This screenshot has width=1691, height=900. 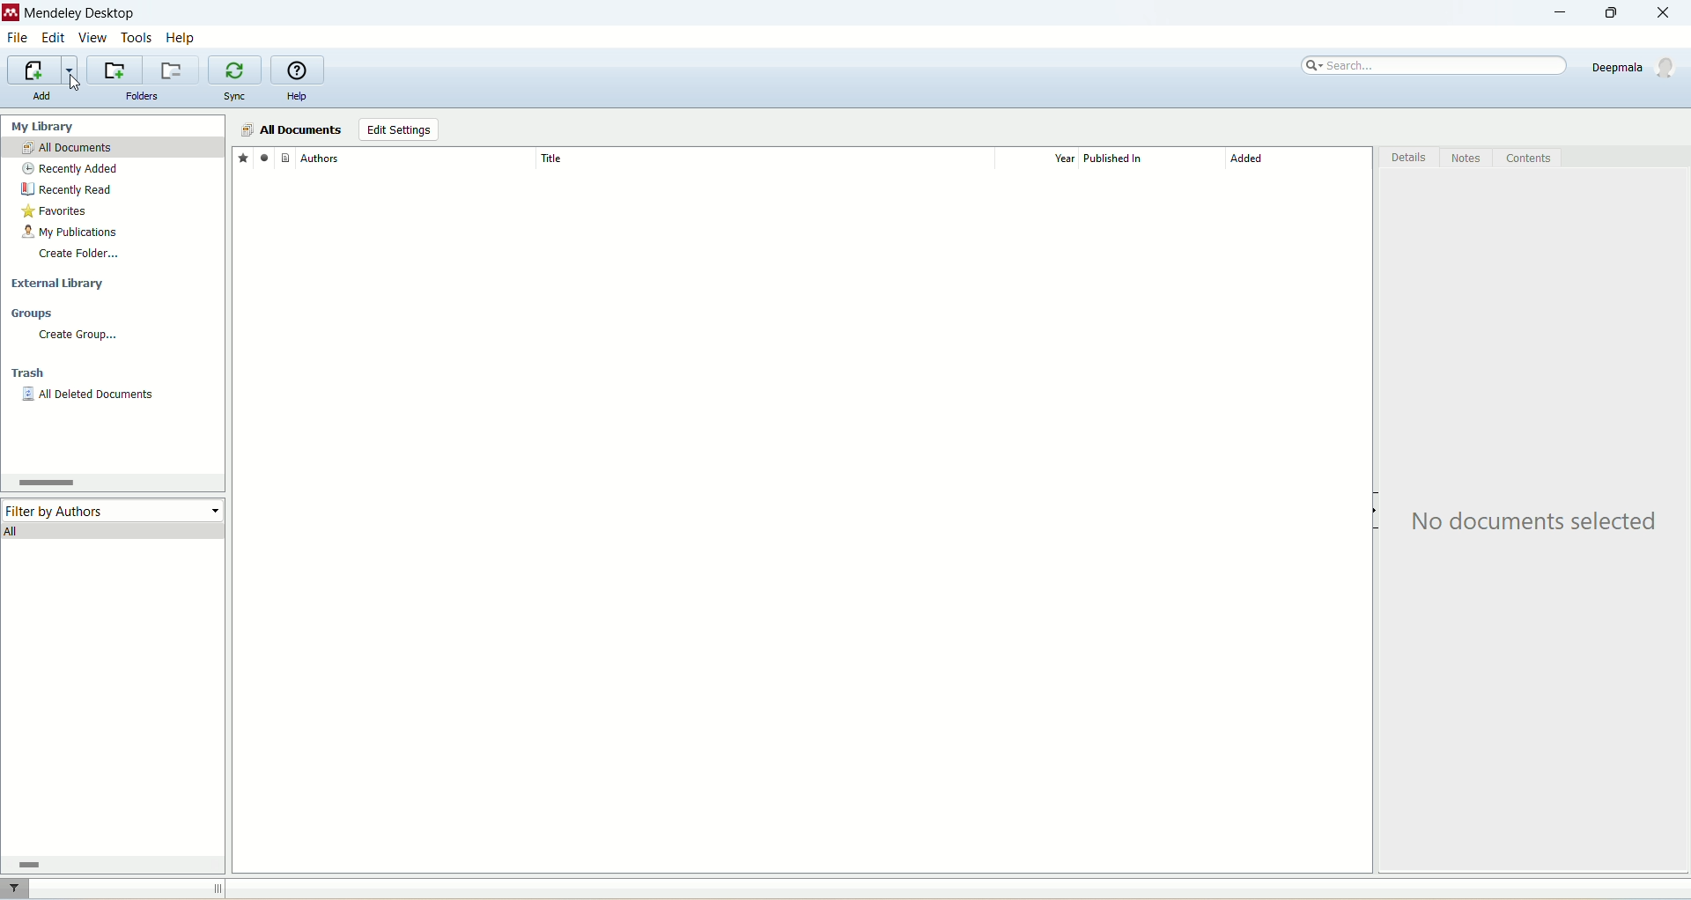 I want to click on account, so click(x=1636, y=67).